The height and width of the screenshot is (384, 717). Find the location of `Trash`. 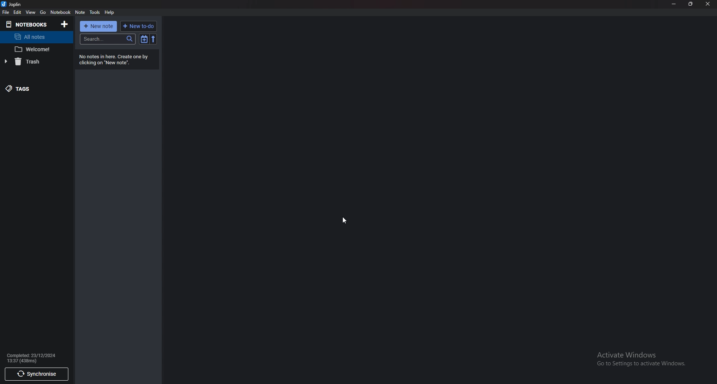

Trash is located at coordinates (31, 62).